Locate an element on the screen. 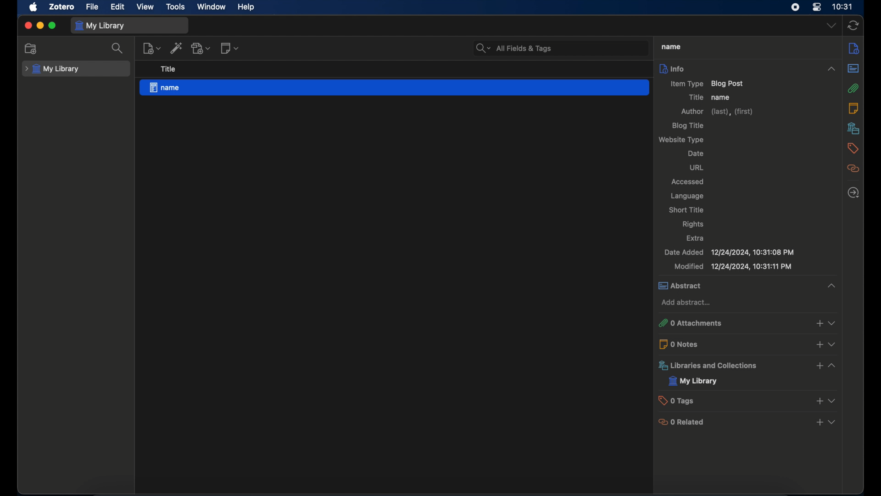  tags is located at coordinates (853, 148).